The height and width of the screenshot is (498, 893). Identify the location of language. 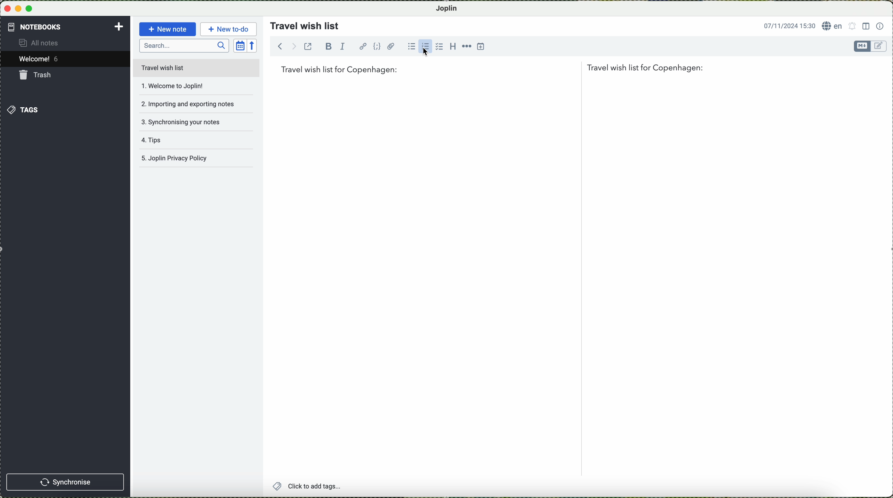
(832, 26).